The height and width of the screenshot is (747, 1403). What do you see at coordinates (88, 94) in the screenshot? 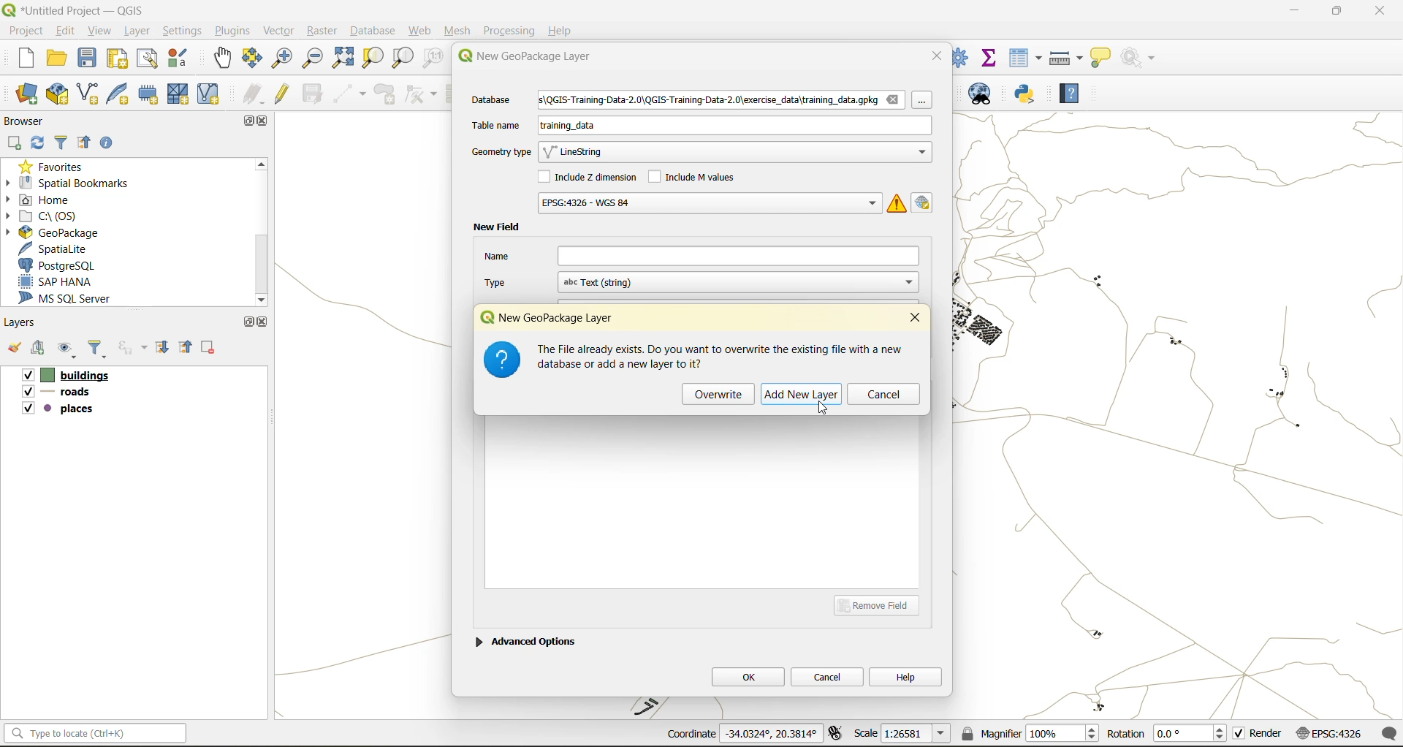
I see `new shapefile layer` at bounding box center [88, 94].